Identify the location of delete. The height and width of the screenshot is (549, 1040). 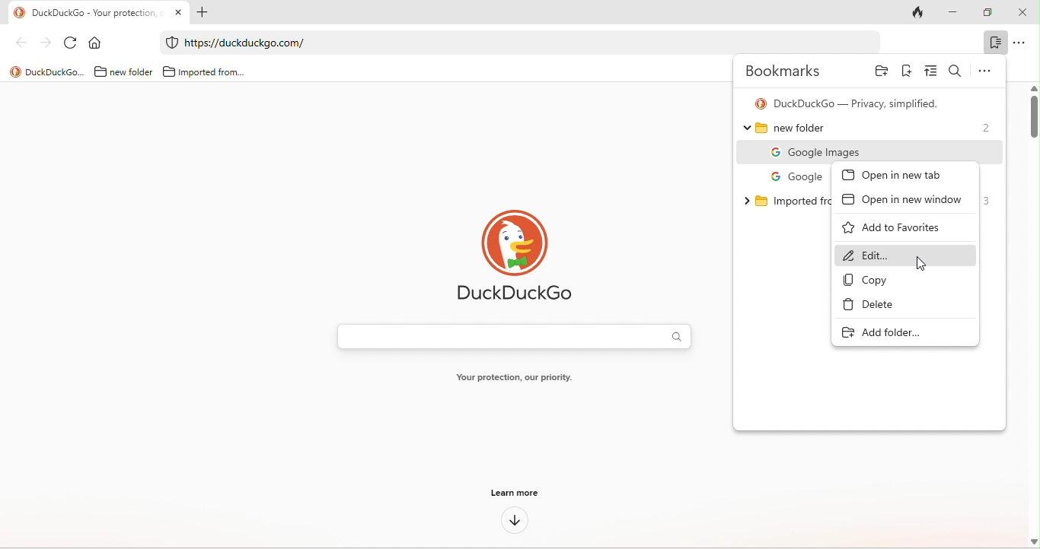
(875, 306).